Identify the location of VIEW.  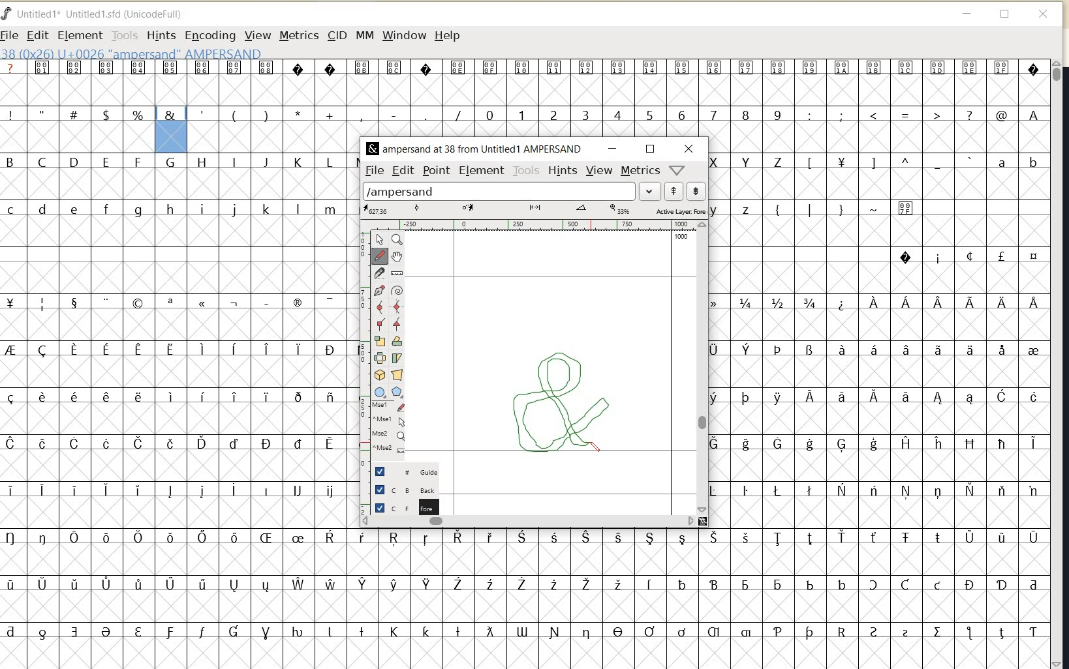
(258, 35).